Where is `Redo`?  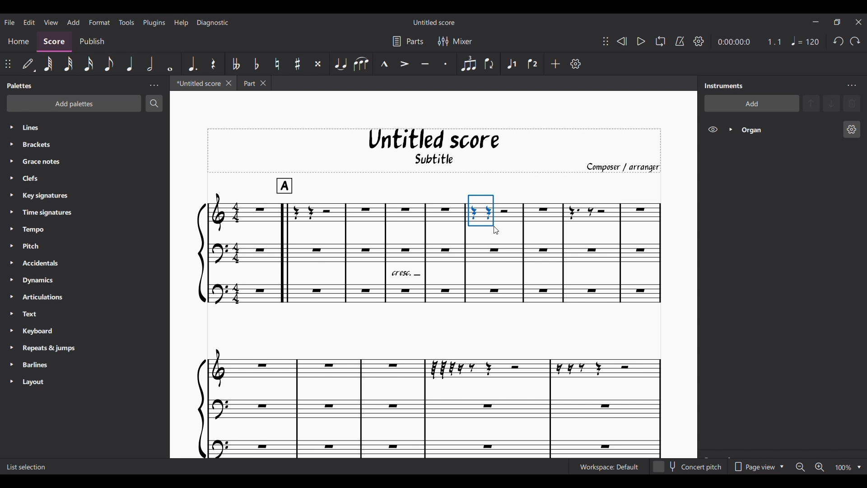
Redo is located at coordinates (855, 41).